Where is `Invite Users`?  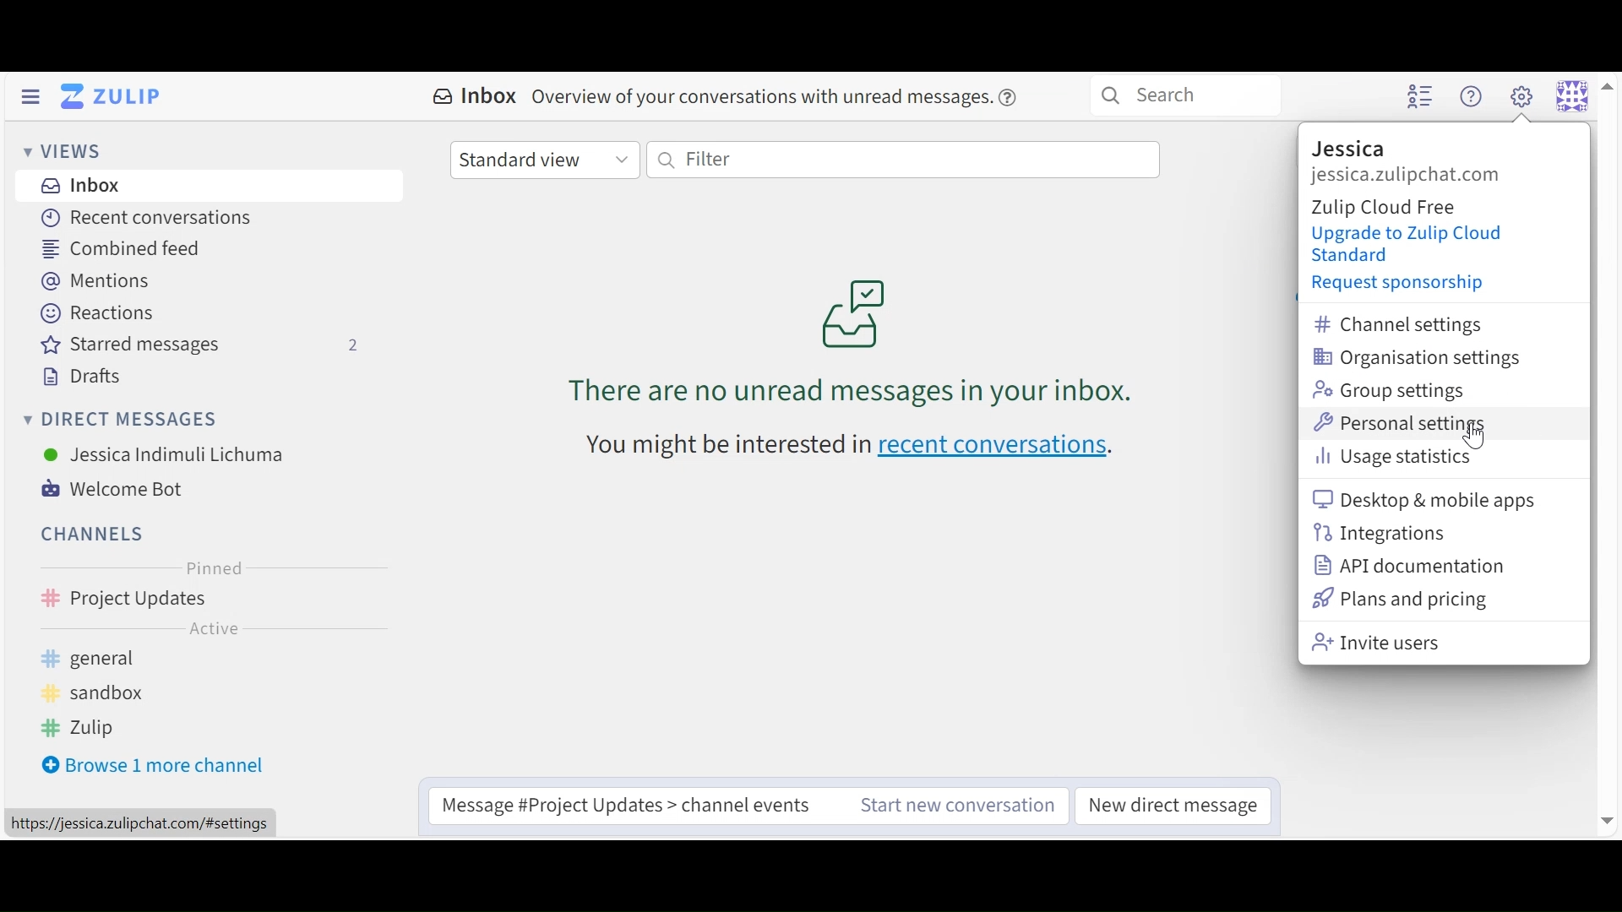 Invite Users is located at coordinates (1375, 642).